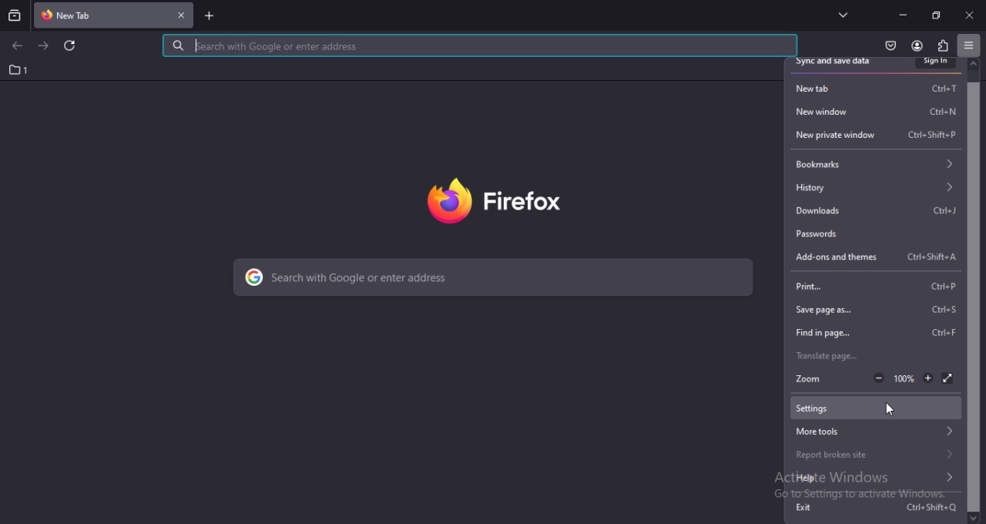  What do you see at coordinates (868, 456) in the screenshot?
I see `report broken site` at bounding box center [868, 456].